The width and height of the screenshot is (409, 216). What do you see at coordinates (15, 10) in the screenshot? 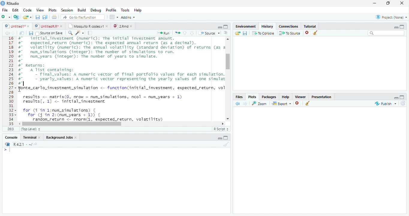
I see `Edit` at bounding box center [15, 10].